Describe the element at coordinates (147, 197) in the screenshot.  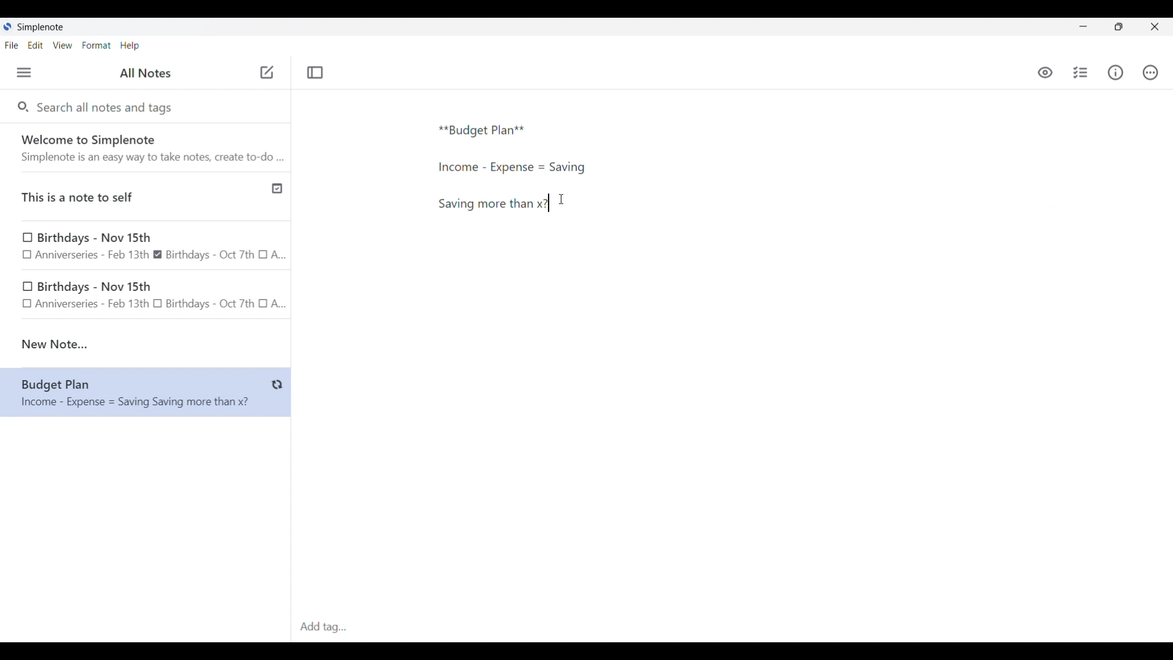
I see `Published note indicated by check icon` at that location.